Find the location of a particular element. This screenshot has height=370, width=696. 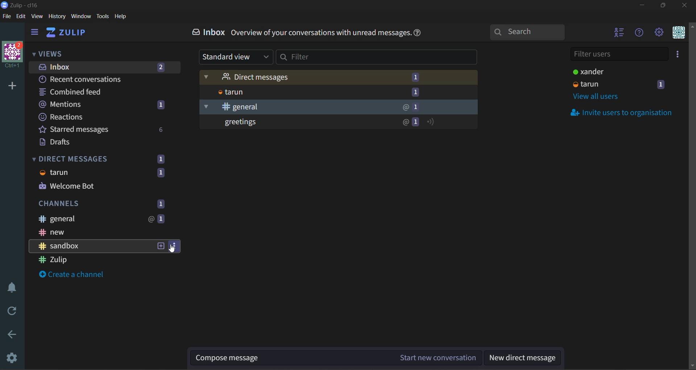

Sandbox is located at coordinates (92, 246).